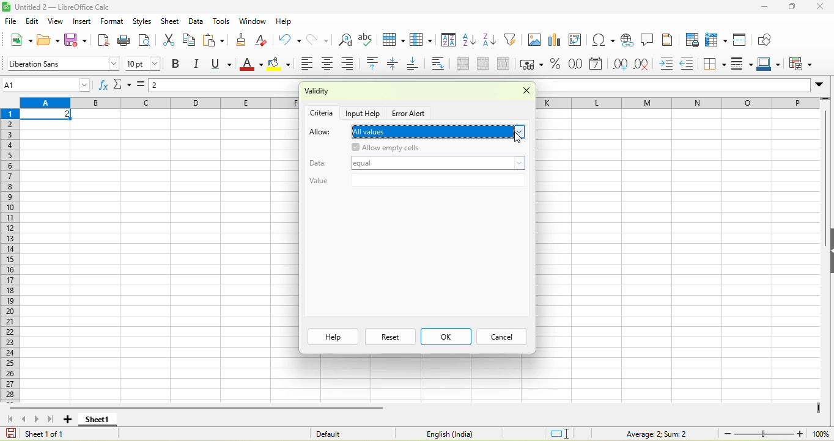 This screenshot has height=441, width=834. I want to click on minuimize, so click(764, 7).